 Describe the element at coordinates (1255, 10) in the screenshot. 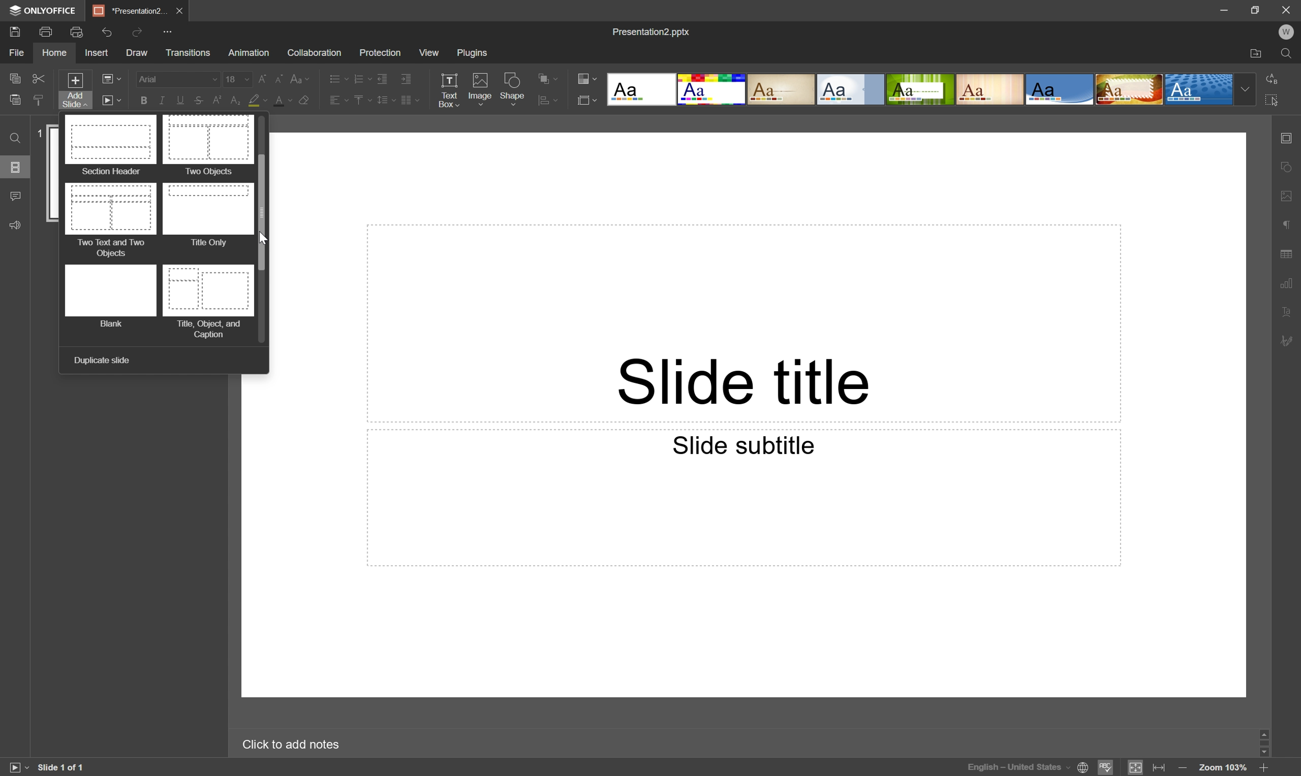

I see `Restore Down` at that location.